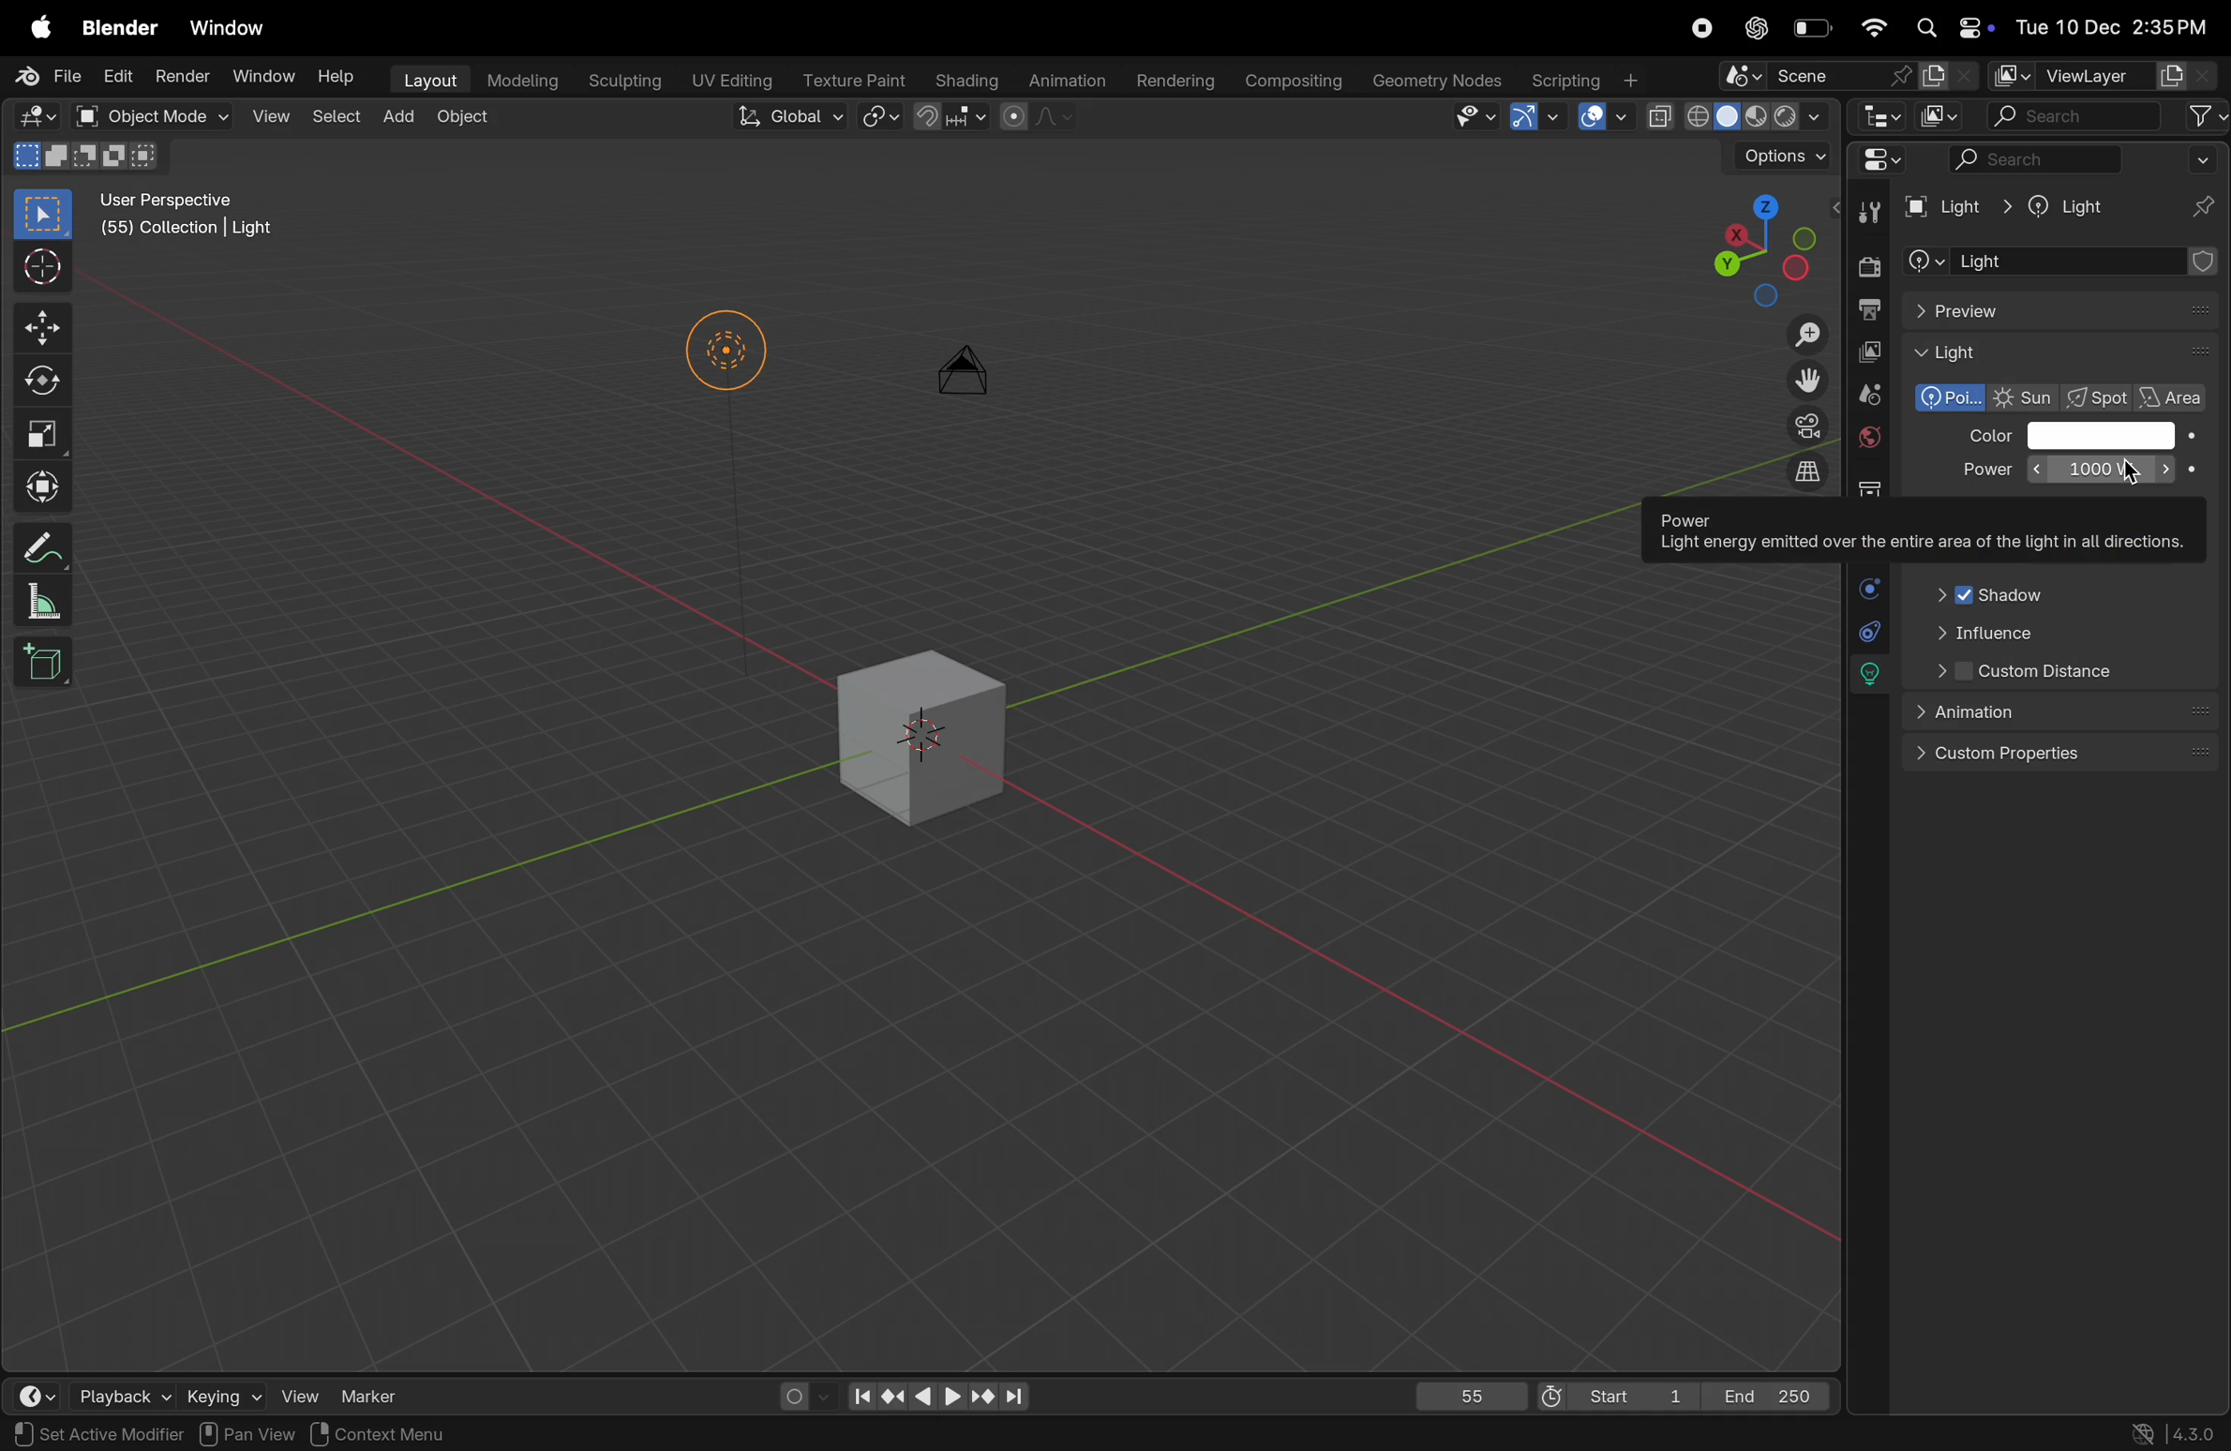 The height and width of the screenshot is (1451, 2231). What do you see at coordinates (1871, 396) in the screenshot?
I see `scene` at bounding box center [1871, 396].